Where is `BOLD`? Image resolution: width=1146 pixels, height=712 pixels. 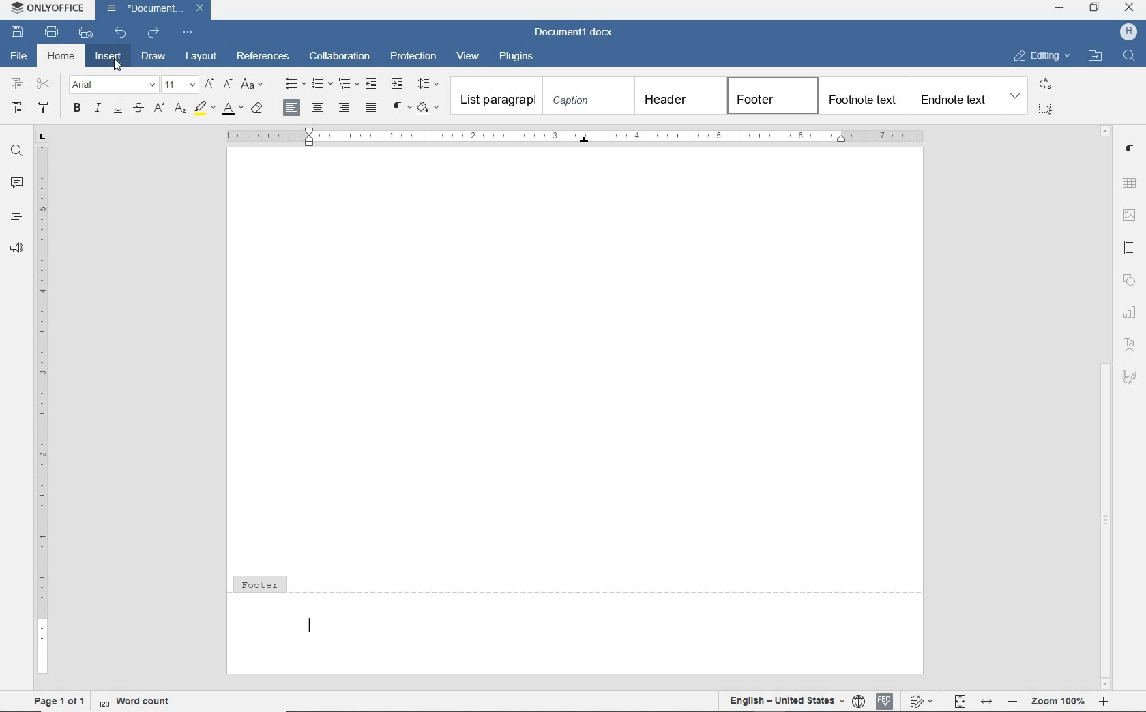 BOLD is located at coordinates (76, 108).